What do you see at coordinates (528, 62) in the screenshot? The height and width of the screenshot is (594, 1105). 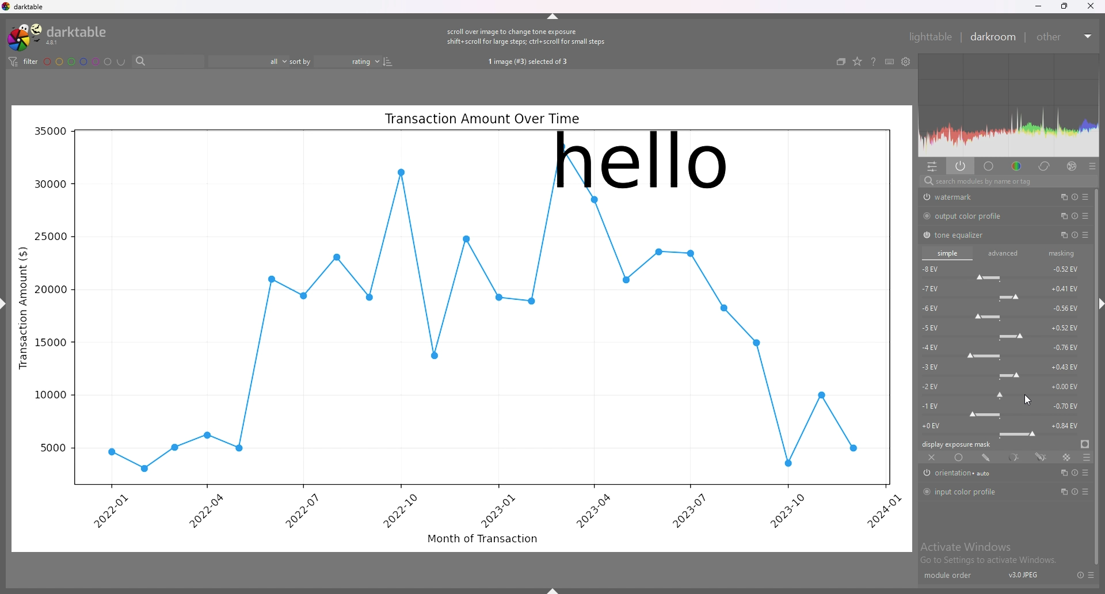 I see `1 image (#3) selected of 3` at bounding box center [528, 62].